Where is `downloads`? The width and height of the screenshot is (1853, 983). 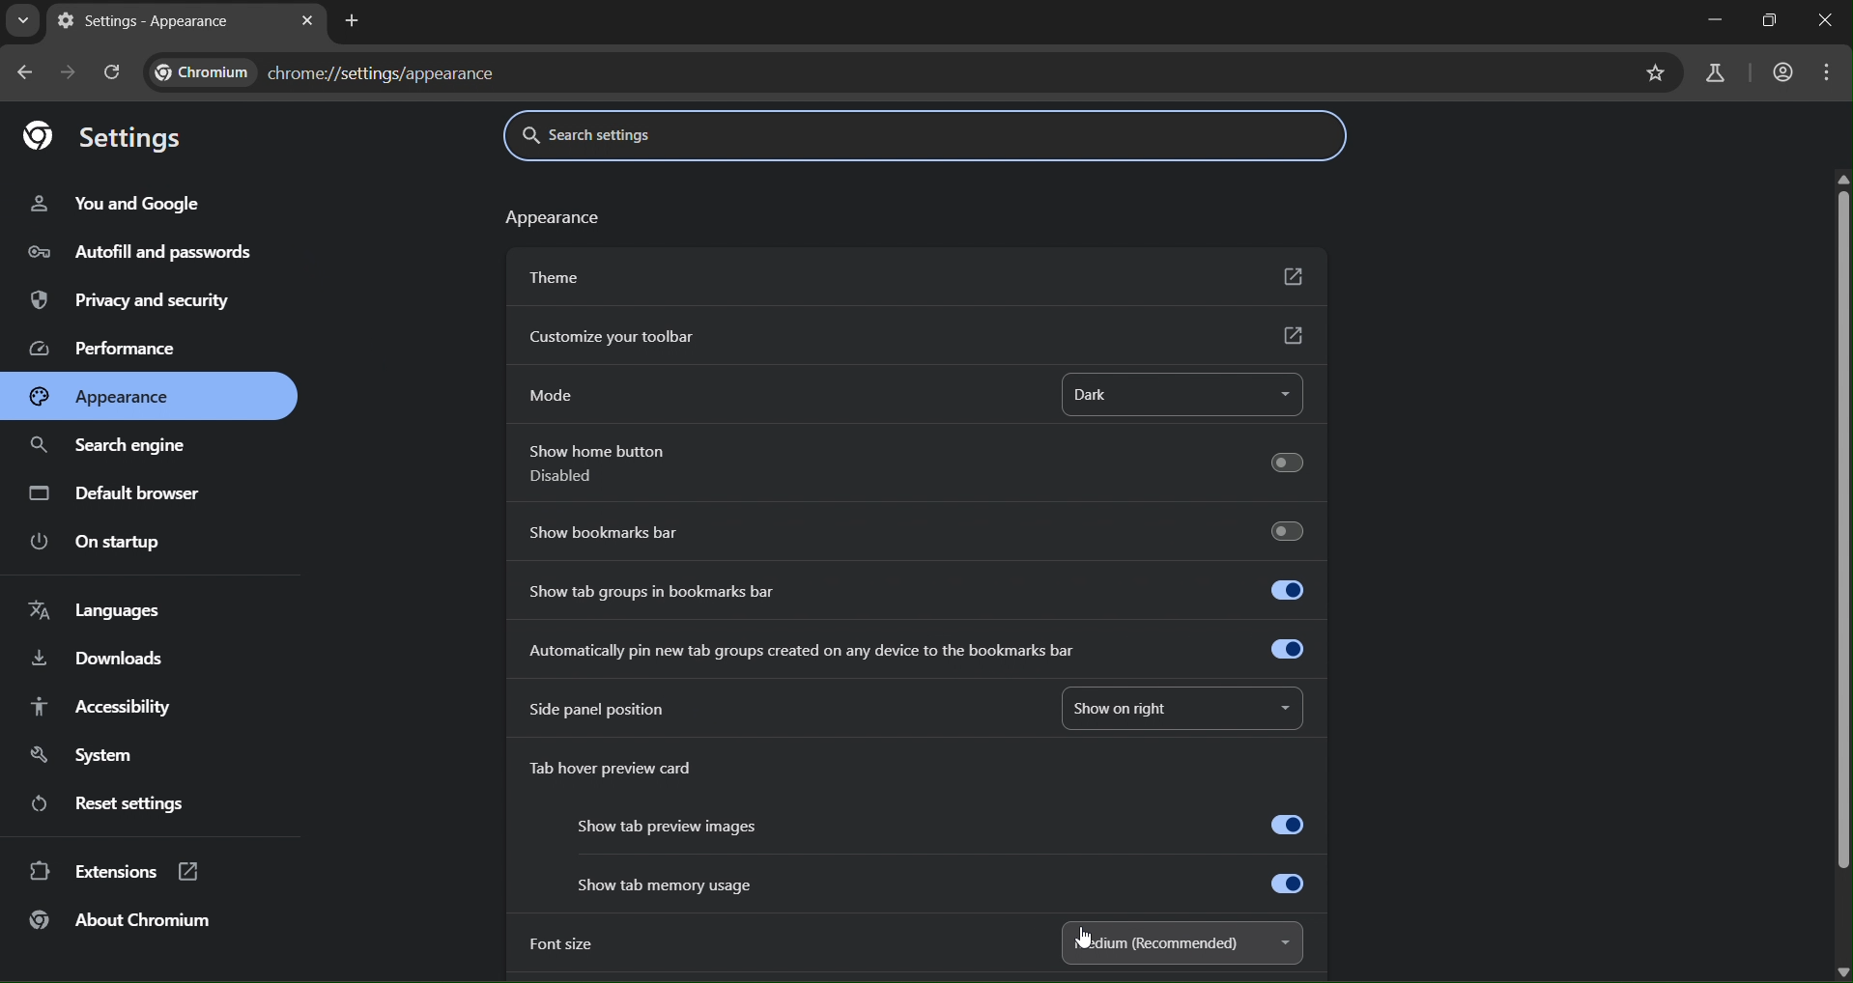 downloads is located at coordinates (99, 657).